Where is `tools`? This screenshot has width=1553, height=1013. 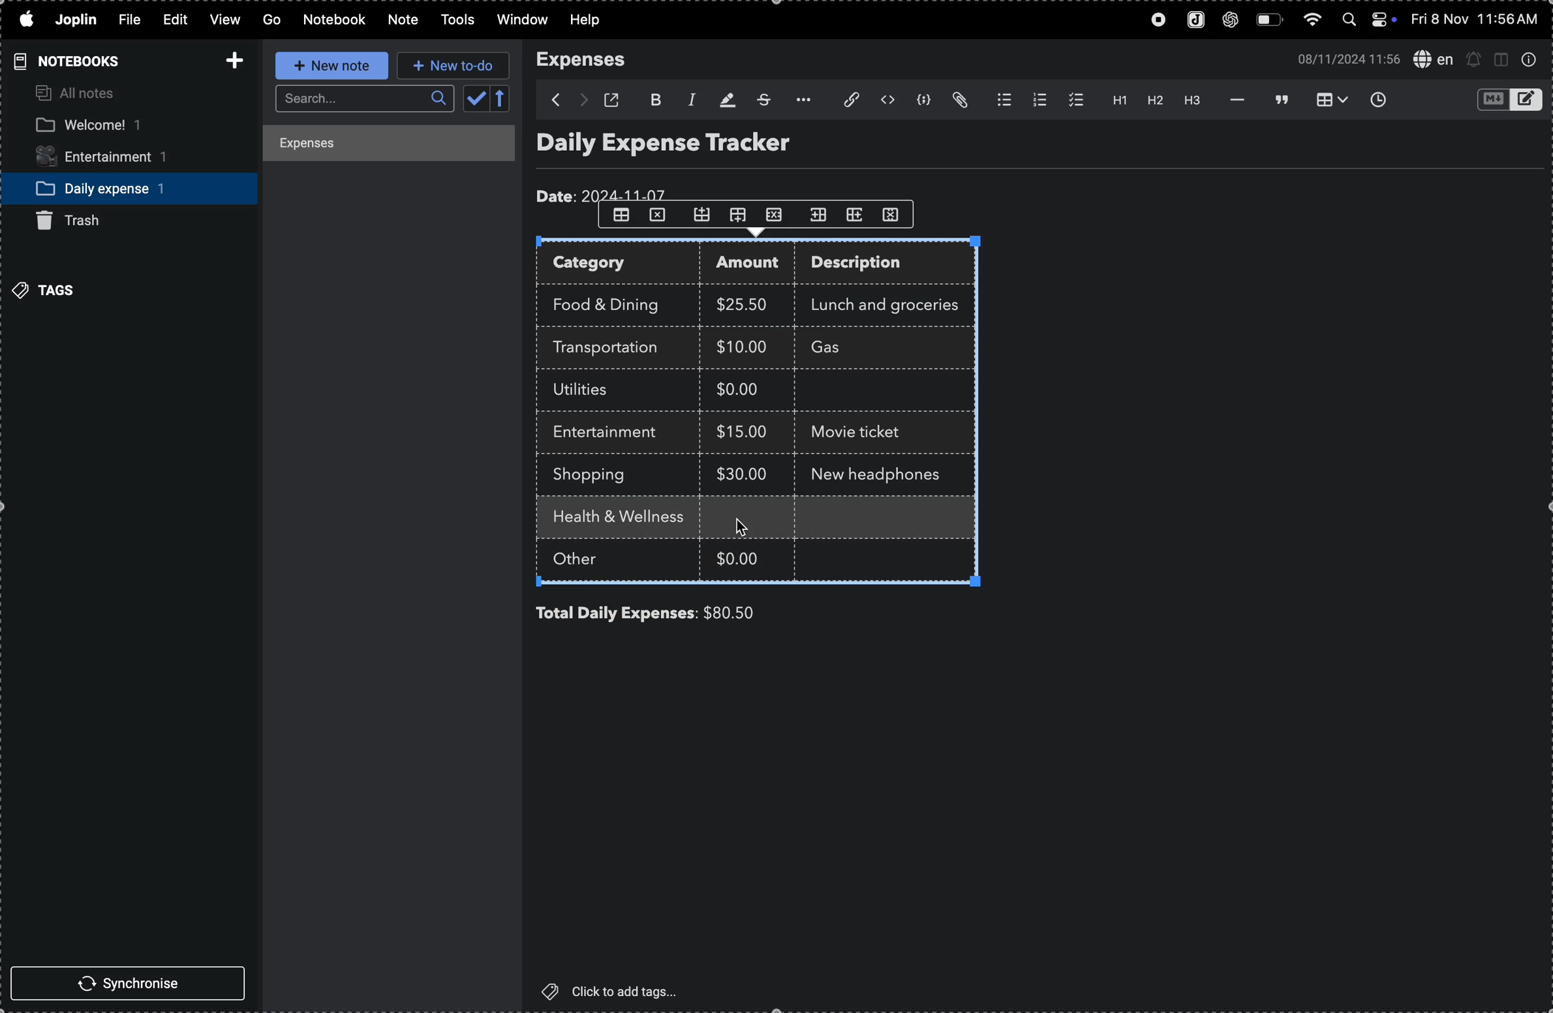 tools is located at coordinates (454, 20).